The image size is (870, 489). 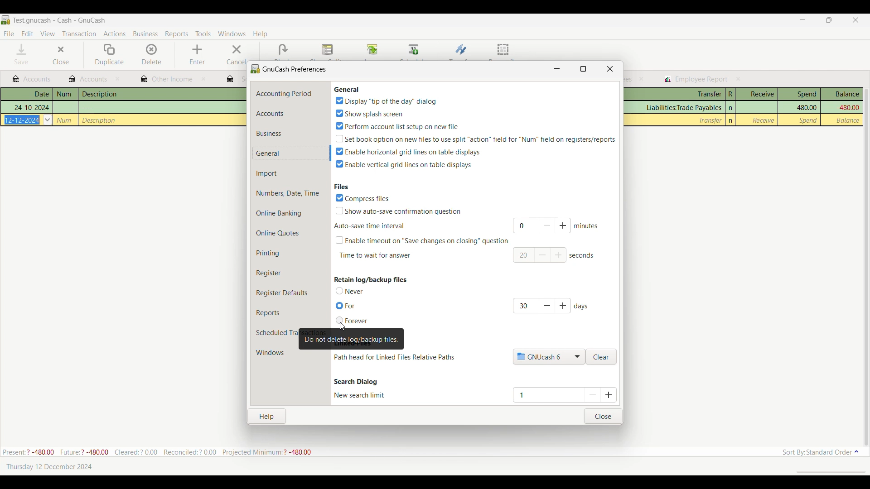 What do you see at coordinates (409, 151) in the screenshot?
I see `enable` at bounding box center [409, 151].